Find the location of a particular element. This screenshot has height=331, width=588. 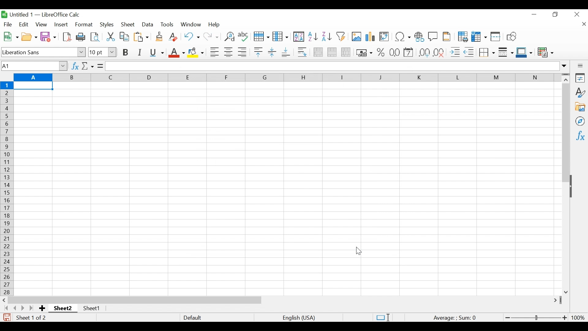

Formula is located at coordinates (100, 66).